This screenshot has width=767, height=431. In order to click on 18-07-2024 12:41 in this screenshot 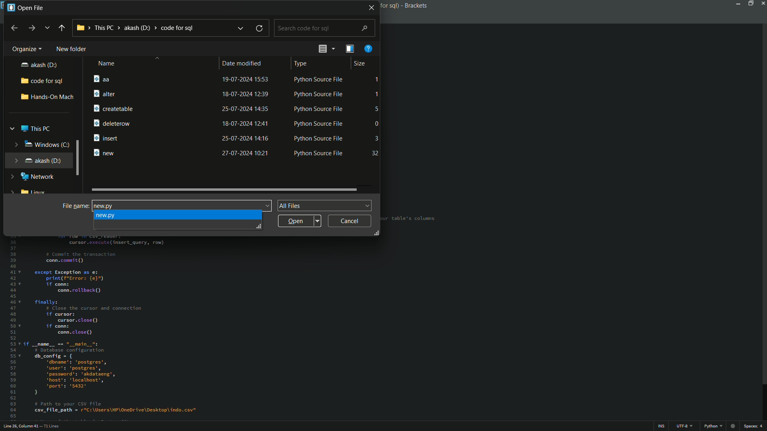, I will do `click(246, 123)`.